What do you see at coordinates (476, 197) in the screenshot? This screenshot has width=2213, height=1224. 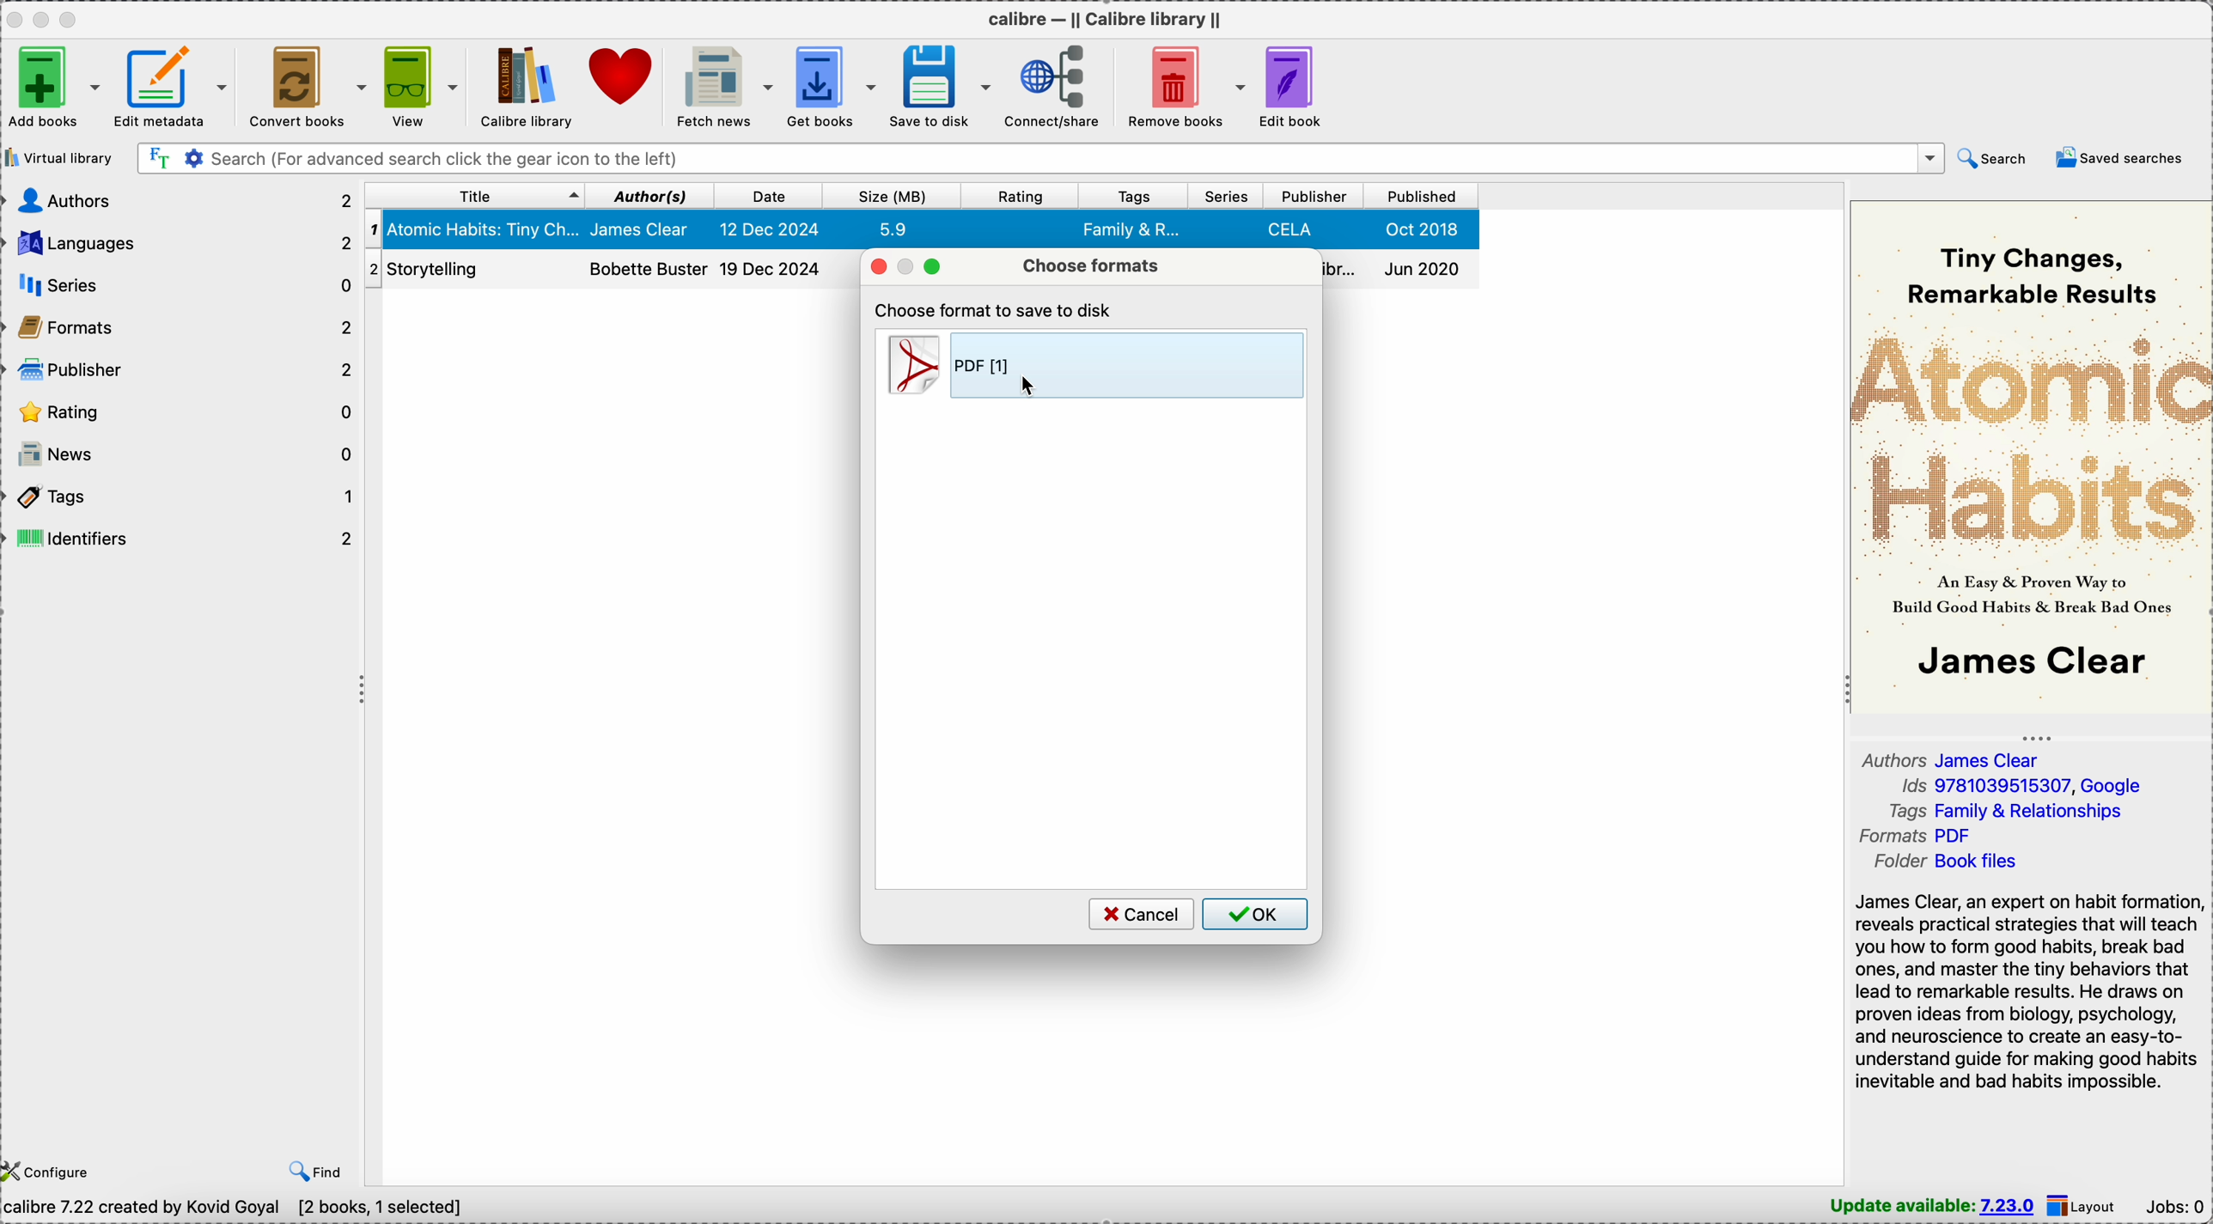 I see `title` at bounding box center [476, 197].